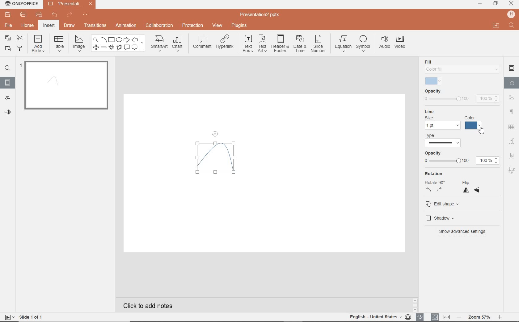 The height and width of the screenshot is (322, 519). What do you see at coordinates (496, 26) in the screenshot?
I see `OPEN FILE LOCATION` at bounding box center [496, 26].